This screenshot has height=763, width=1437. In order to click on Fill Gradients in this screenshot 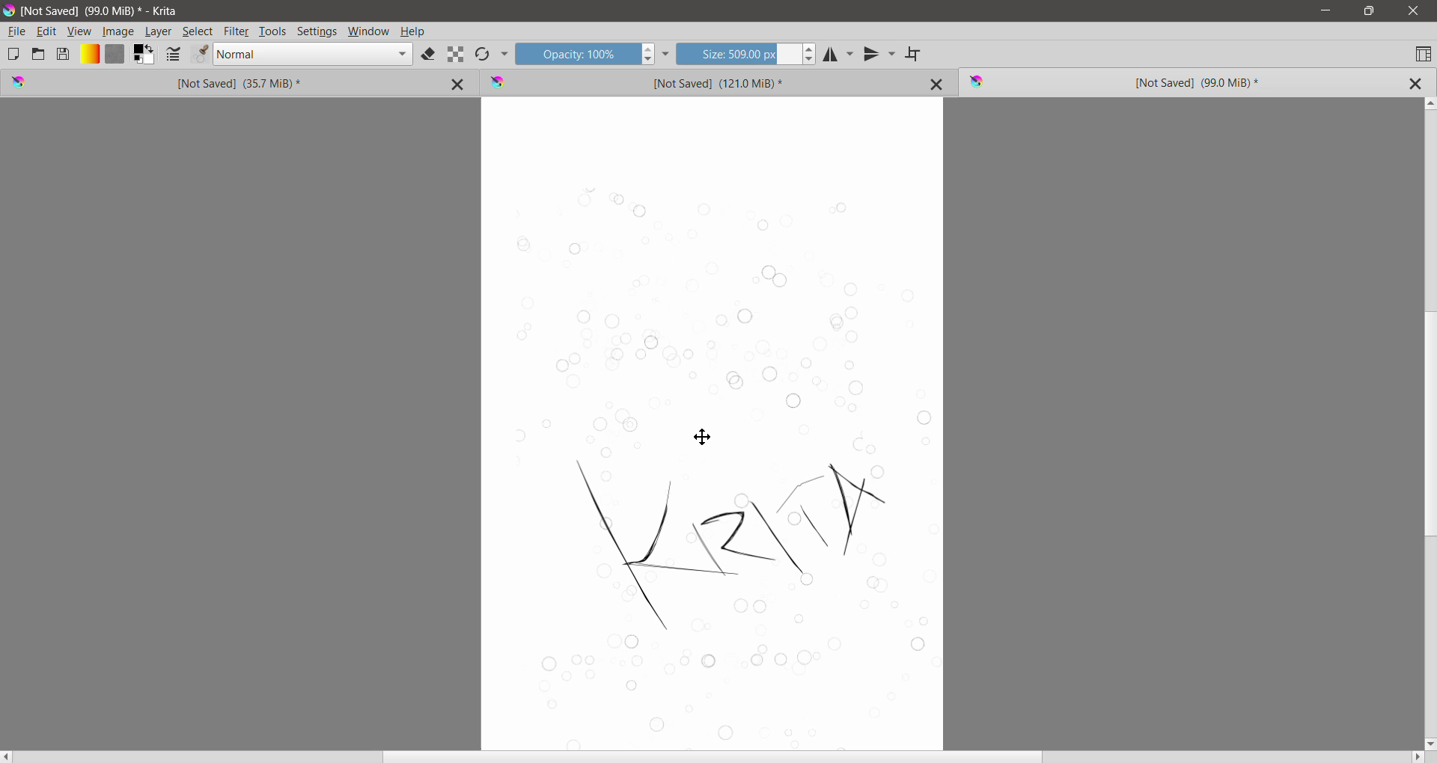, I will do `click(89, 55)`.